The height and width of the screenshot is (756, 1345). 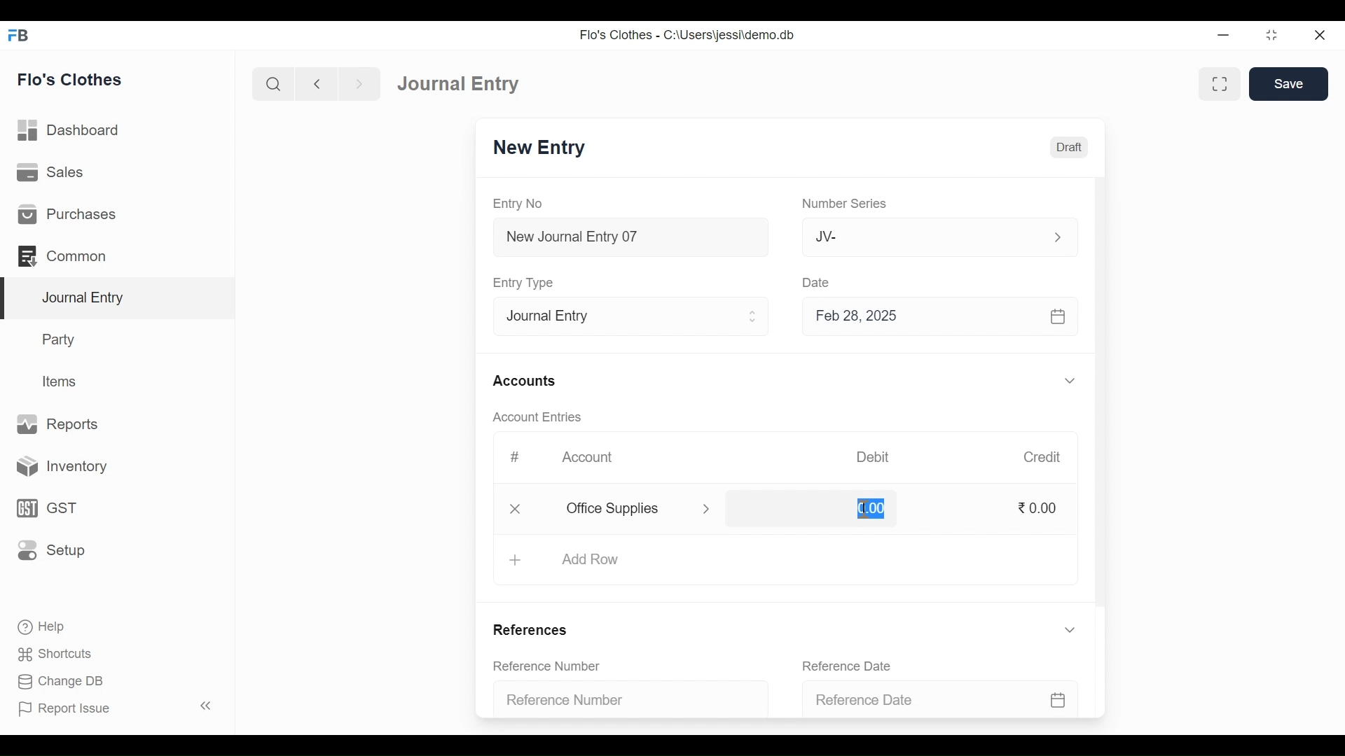 I want to click on Entry No, so click(x=518, y=203).